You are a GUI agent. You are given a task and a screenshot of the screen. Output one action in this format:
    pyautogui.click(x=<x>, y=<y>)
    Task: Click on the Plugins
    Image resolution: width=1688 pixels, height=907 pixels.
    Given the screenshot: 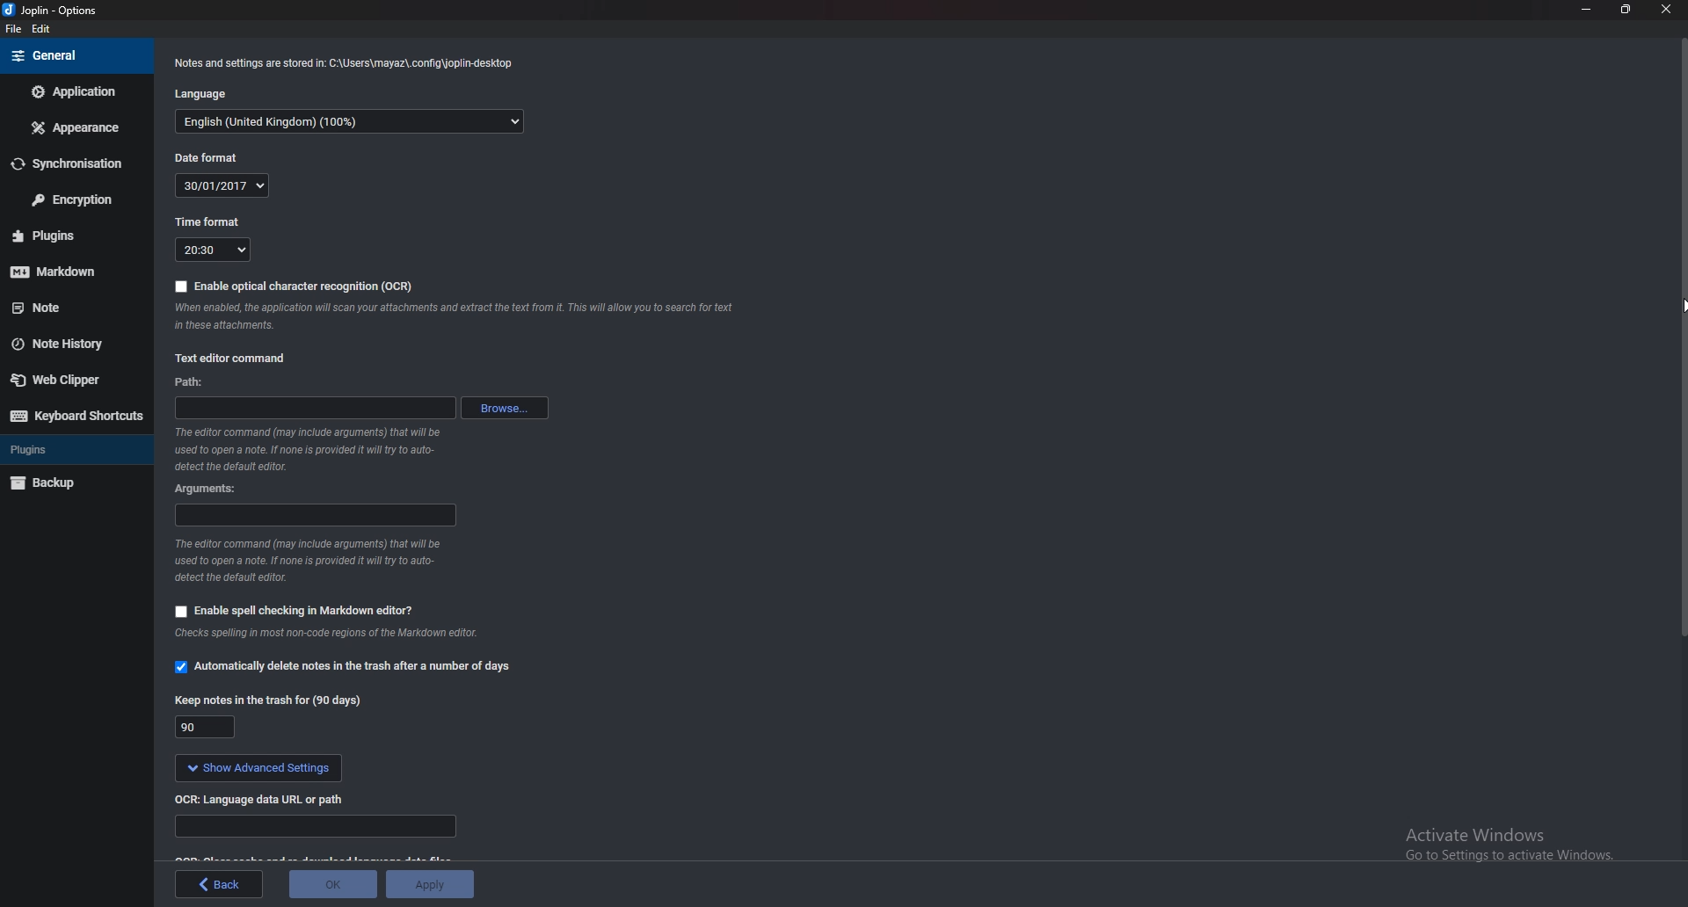 What is the action you would take?
    pyautogui.click(x=67, y=451)
    